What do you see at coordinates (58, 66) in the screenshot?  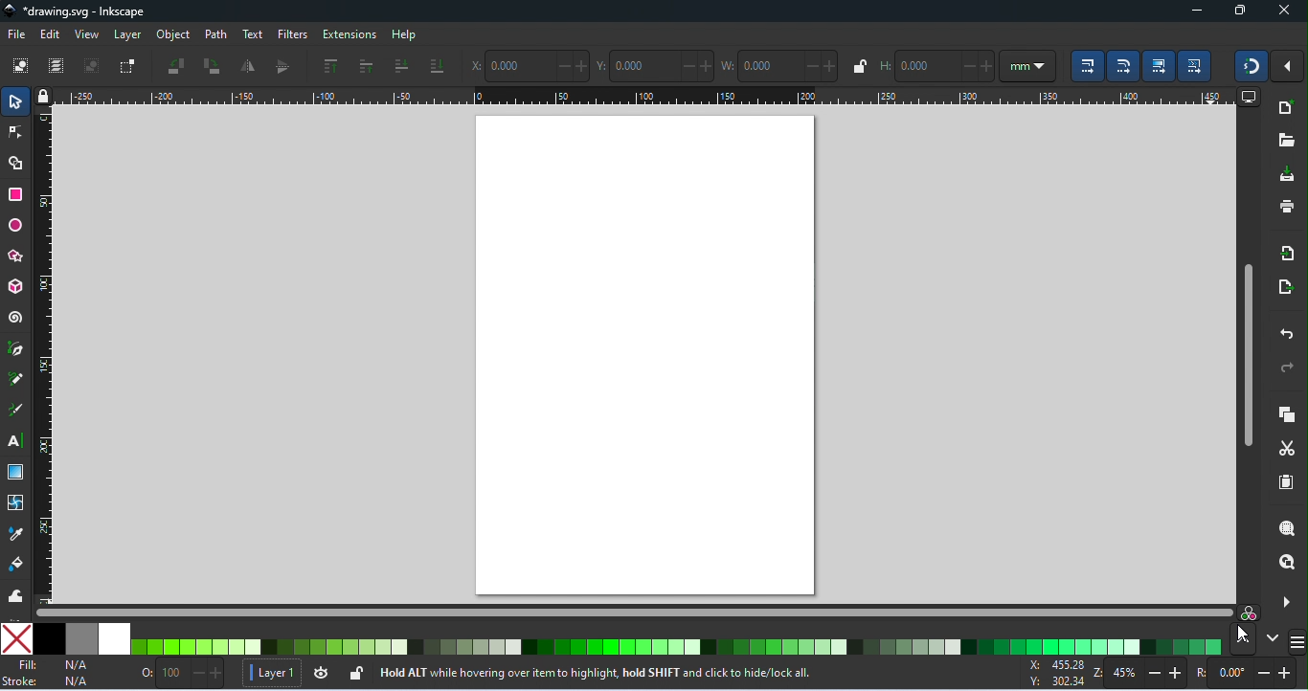 I see `select all in all layers` at bounding box center [58, 66].